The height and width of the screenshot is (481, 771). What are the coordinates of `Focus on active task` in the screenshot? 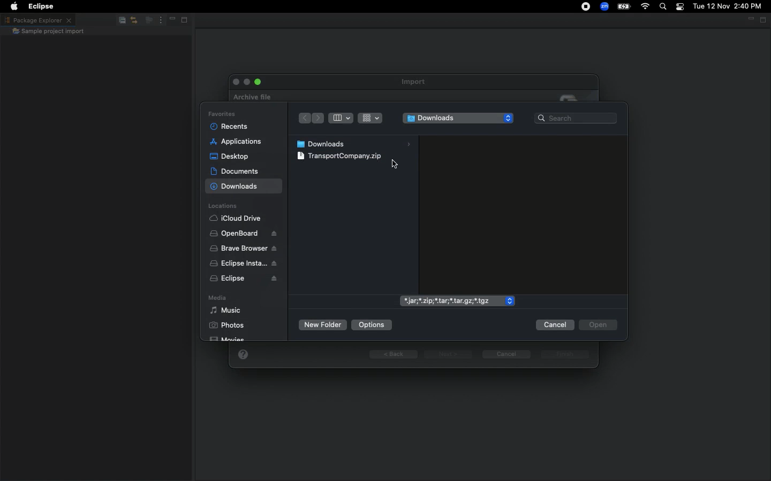 It's located at (146, 21).